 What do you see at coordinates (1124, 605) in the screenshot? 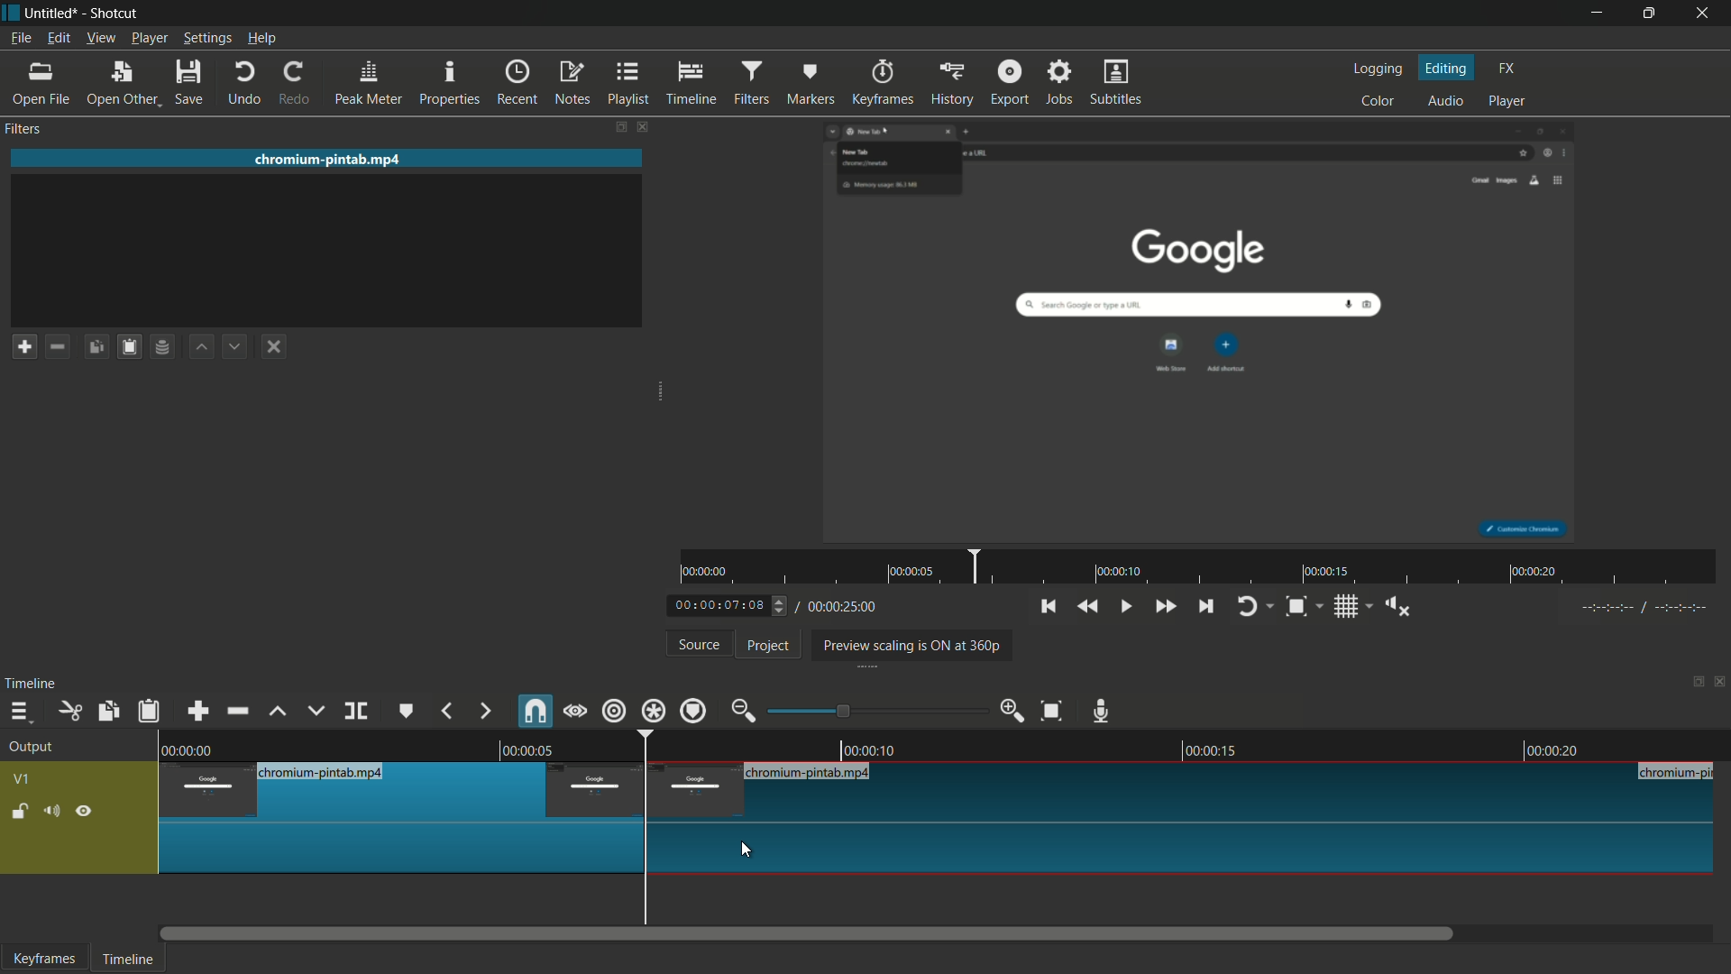
I see `toggle play or pause` at bounding box center [1124, 605].